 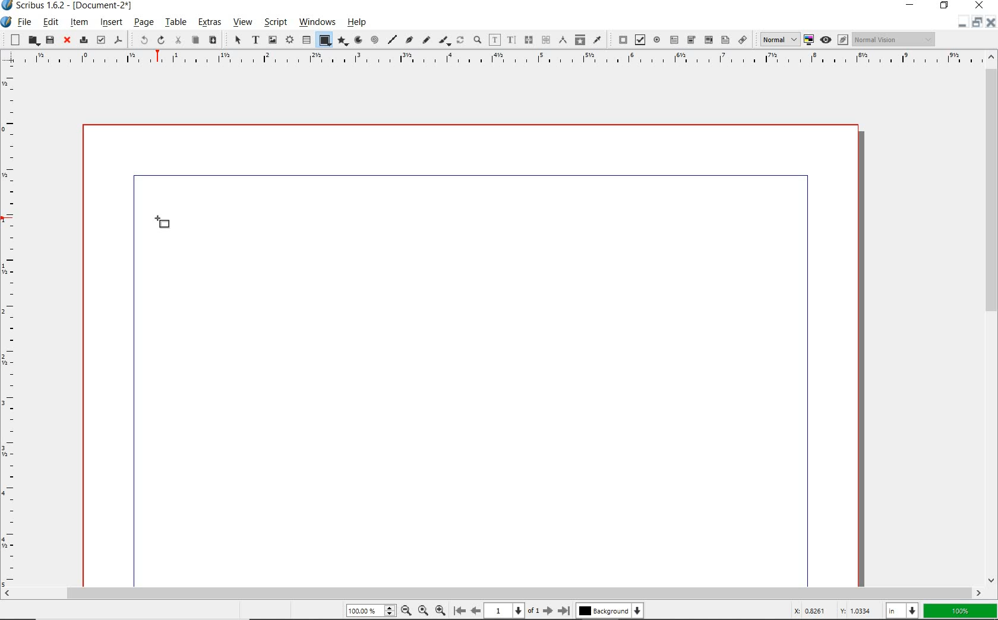 What do you see at coordinates (597, 40) in the screenshot?
I see `eye dropper` at bounding box center [597, 40].